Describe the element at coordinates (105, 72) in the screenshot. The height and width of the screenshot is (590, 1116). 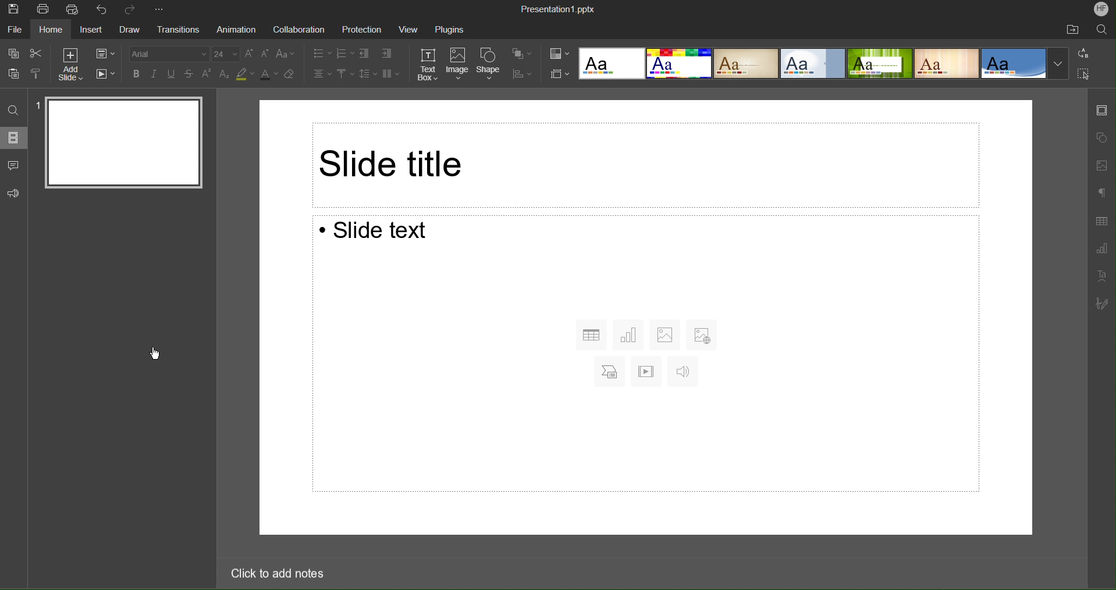
I see `Playback` at that location.